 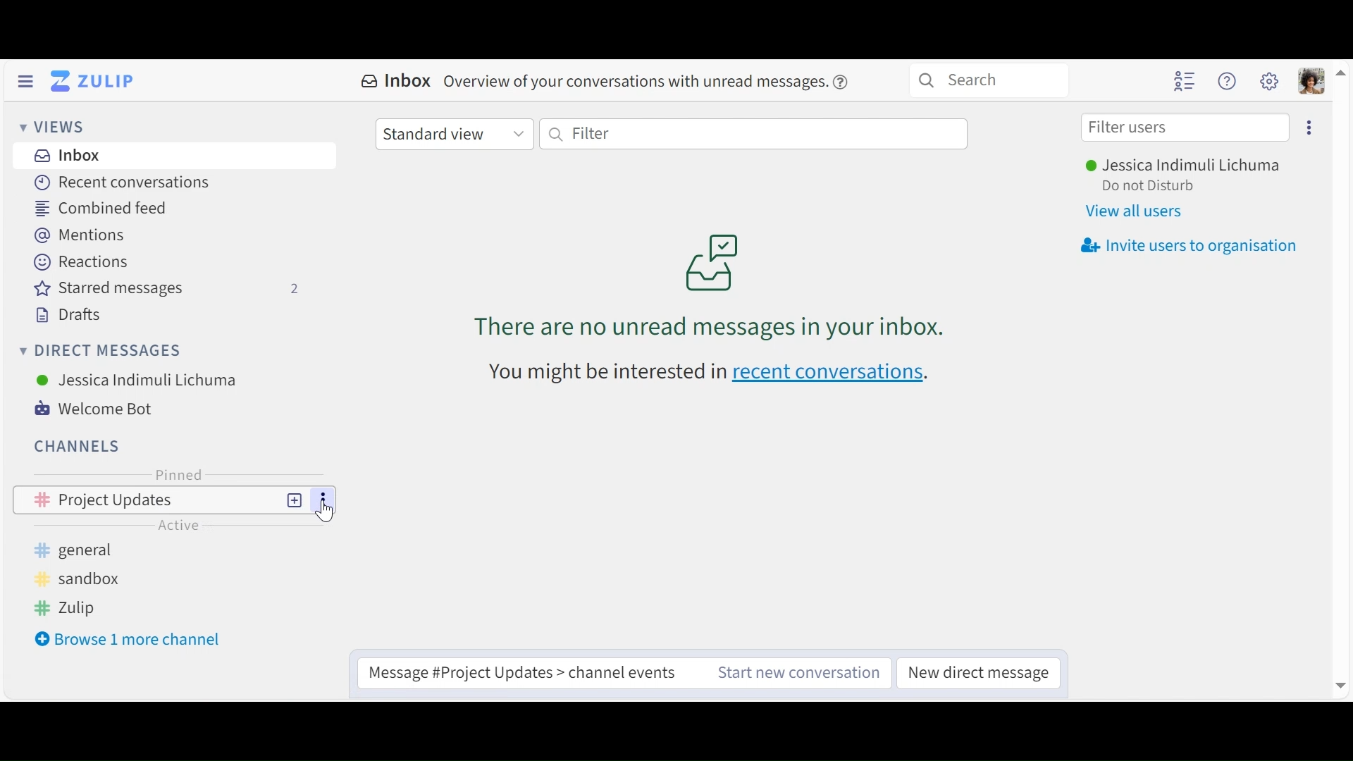 I want to click on Main menu, so click(x=1270, y=81).